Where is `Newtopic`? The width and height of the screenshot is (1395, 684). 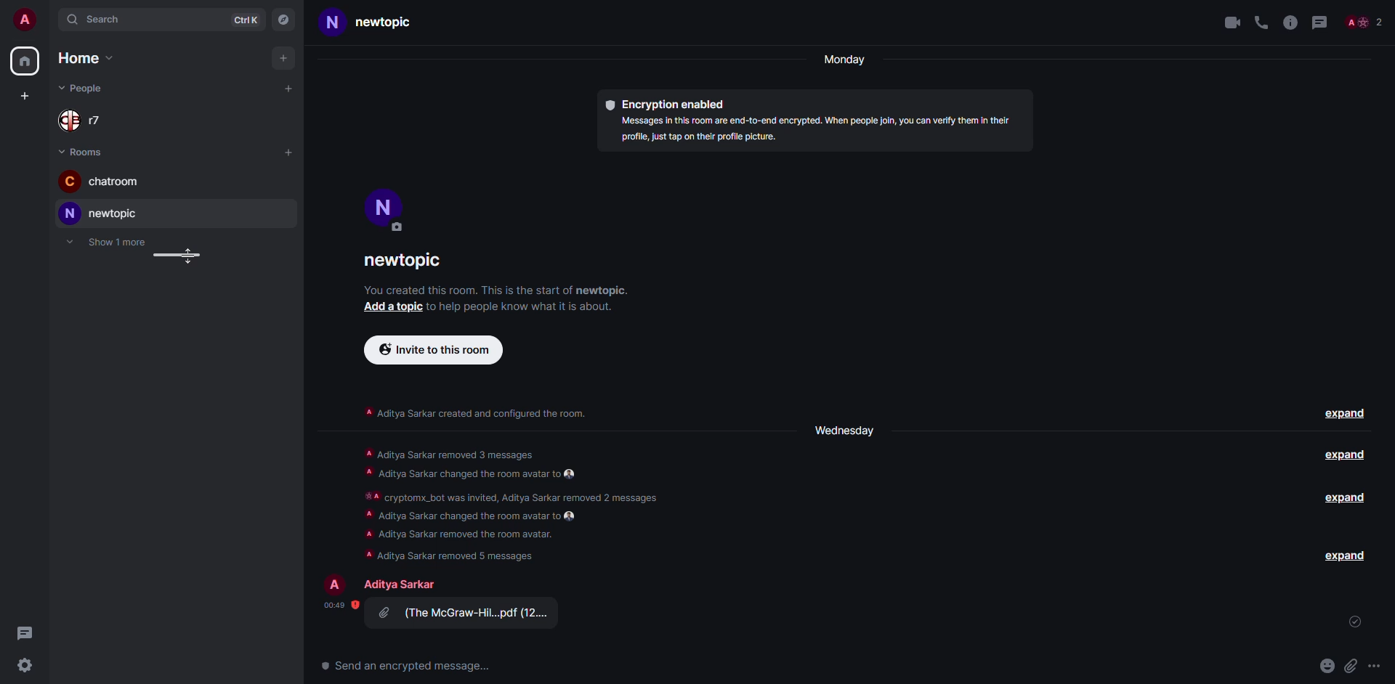 Newtopic is located at coordinates (360, 25).